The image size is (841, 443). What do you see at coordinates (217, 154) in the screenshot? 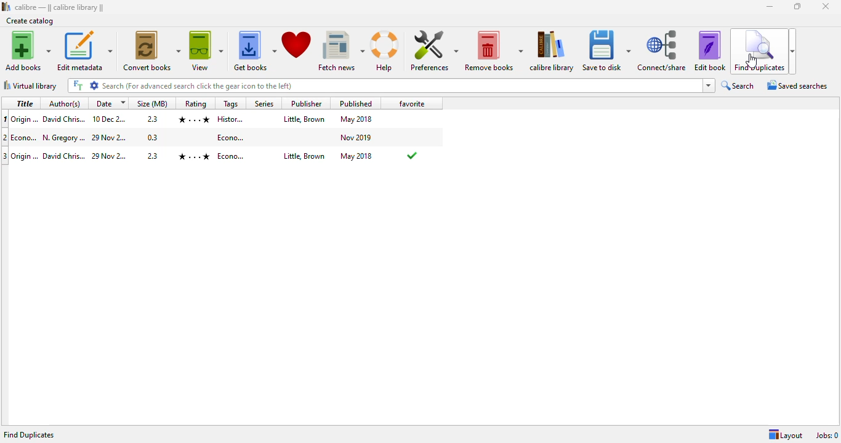
I see `origin...Origin...David Chris...29 Dec 2...2.3 History... Little, Brown May 2018` at bounding box center [217, 154].